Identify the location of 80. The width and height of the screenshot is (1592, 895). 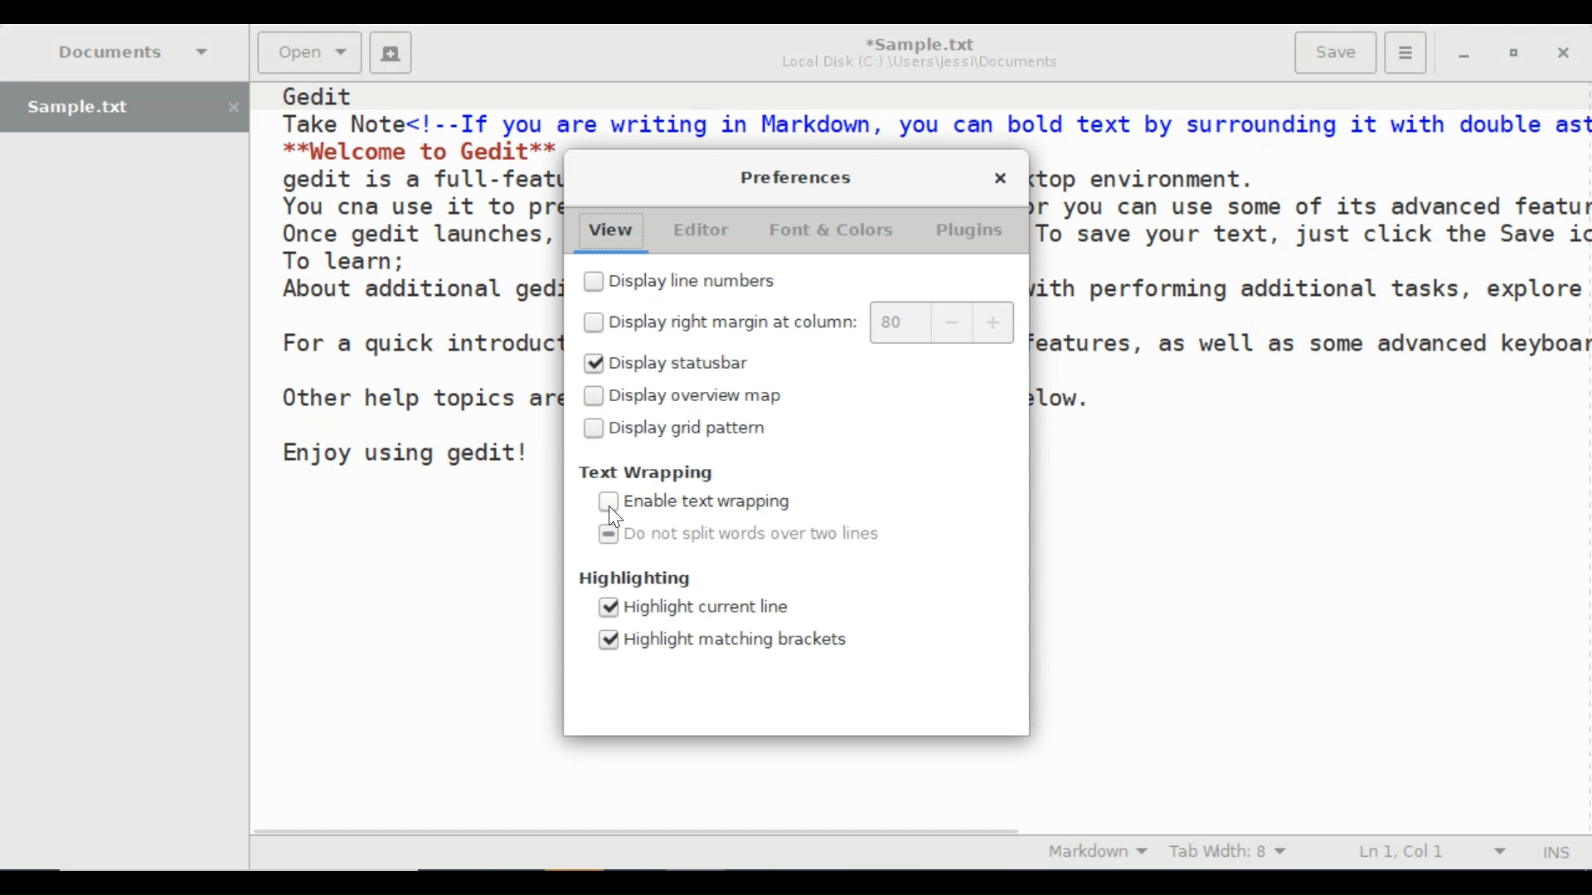
(901, 322).